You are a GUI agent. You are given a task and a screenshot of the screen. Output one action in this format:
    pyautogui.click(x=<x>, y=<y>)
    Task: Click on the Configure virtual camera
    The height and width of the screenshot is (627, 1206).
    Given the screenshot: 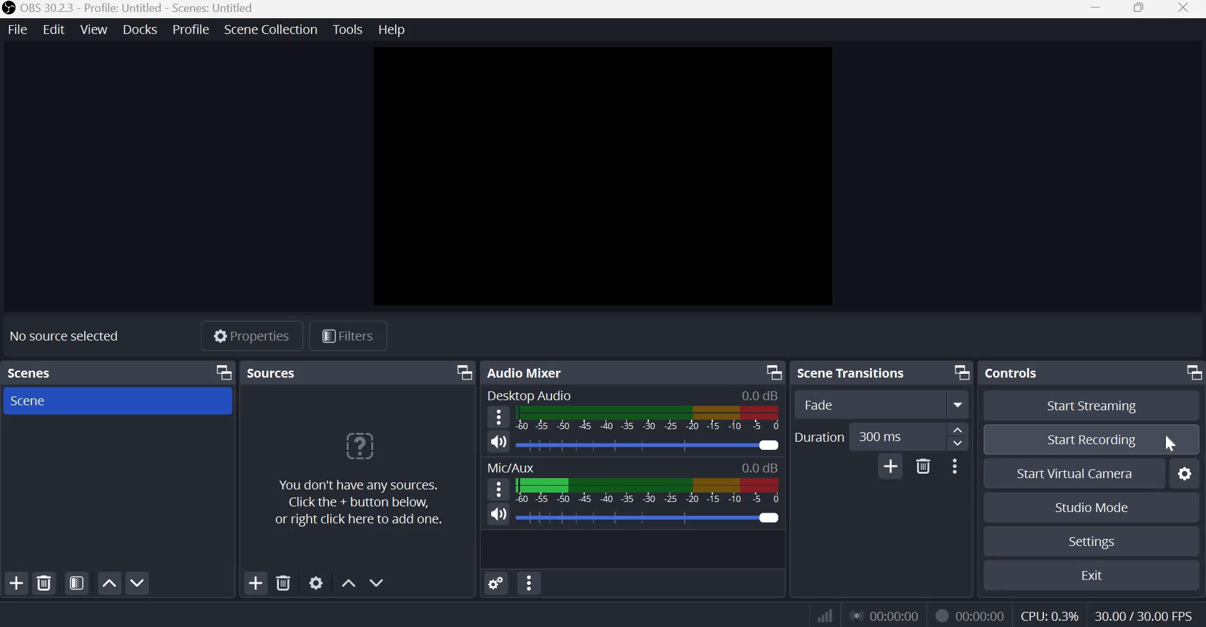 What is the action you would take?
    pyautogui.click(x=1183, y=474)
    